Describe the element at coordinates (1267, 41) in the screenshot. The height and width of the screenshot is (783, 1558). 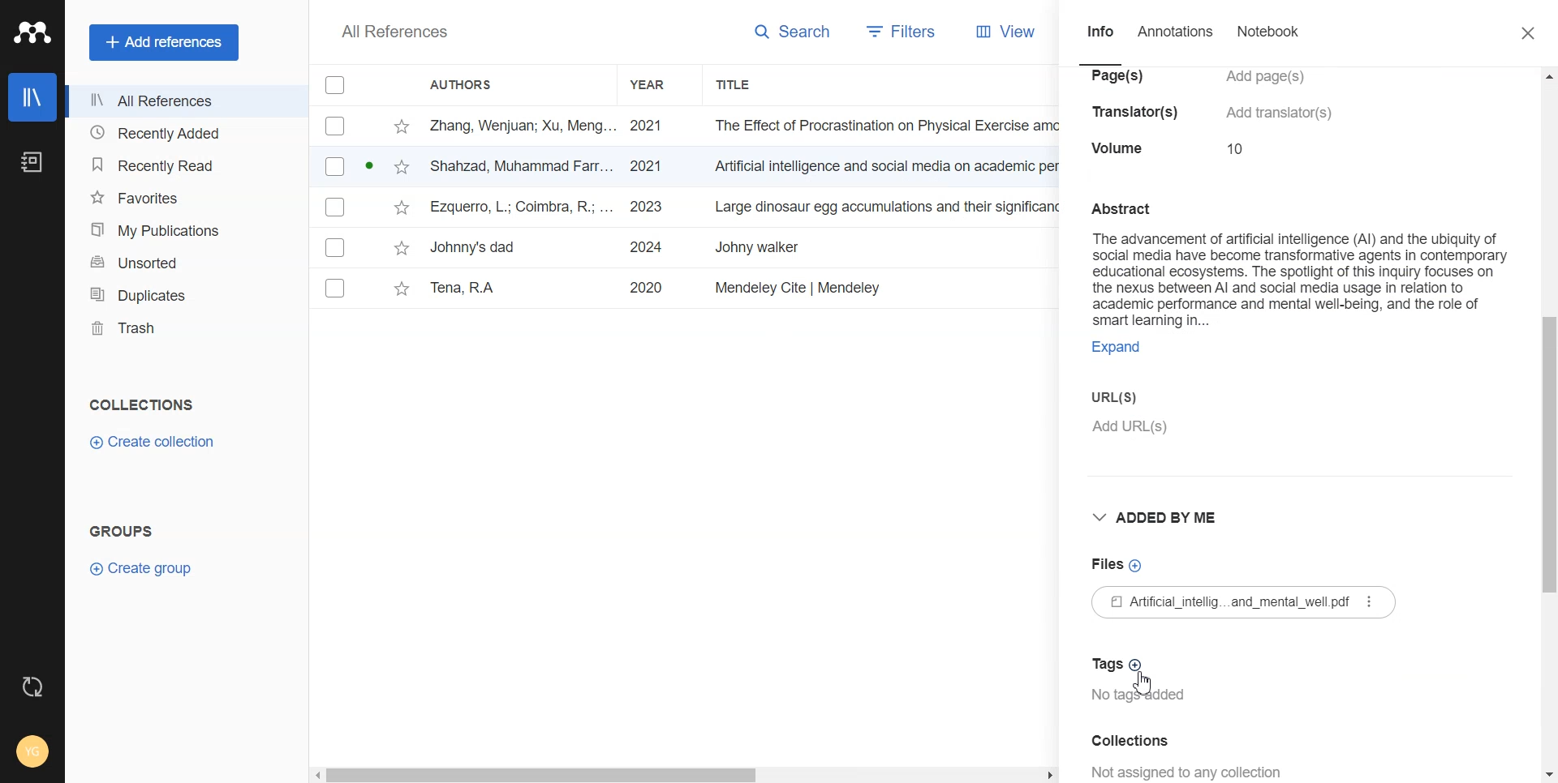
I see `Notebook` at that location.